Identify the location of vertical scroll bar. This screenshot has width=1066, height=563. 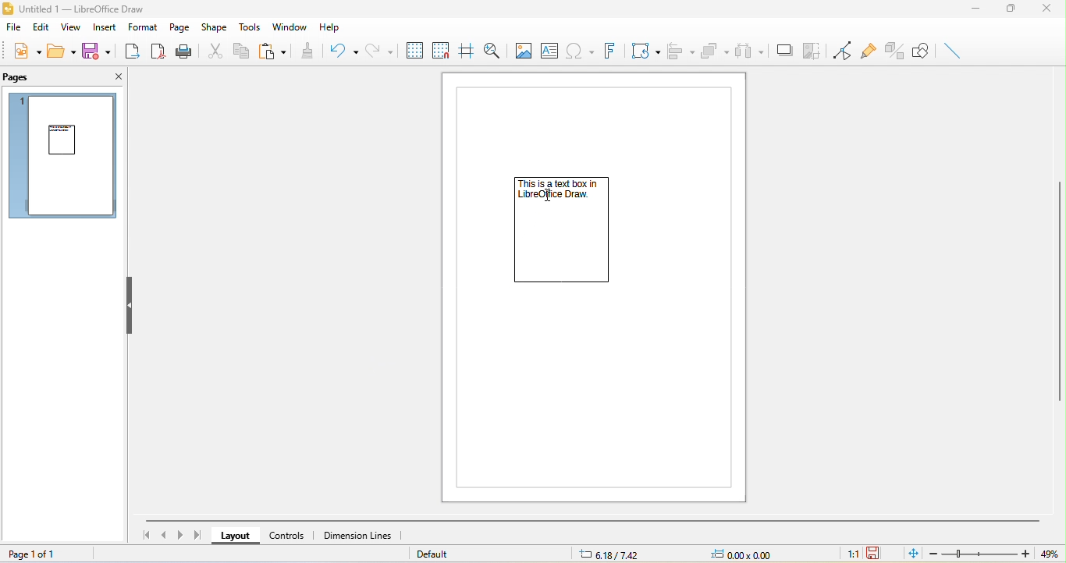
(1059, 289).